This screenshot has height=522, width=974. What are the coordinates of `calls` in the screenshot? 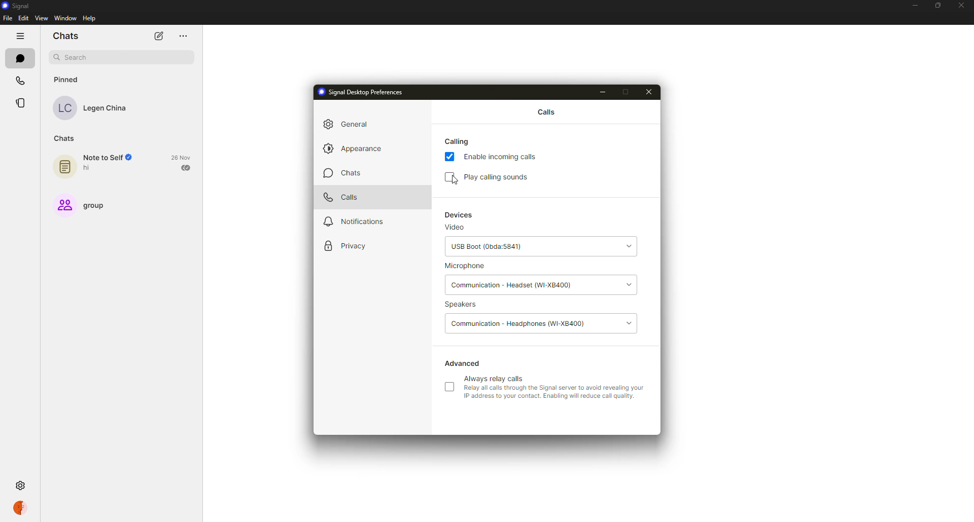 It's located at (548, 112).